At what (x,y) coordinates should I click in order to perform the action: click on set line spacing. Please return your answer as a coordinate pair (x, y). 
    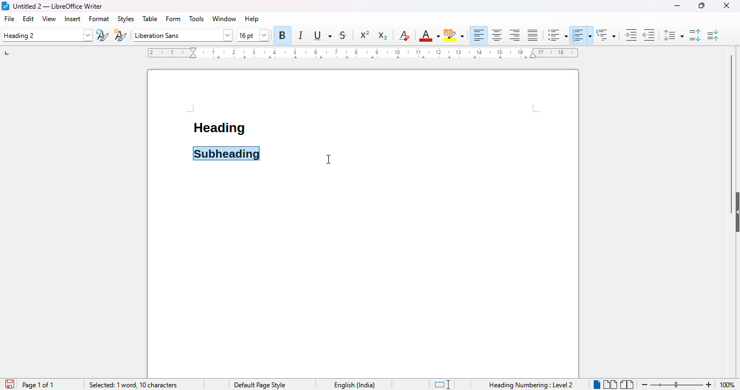
    Looking at the image, I should click on (672, 35).